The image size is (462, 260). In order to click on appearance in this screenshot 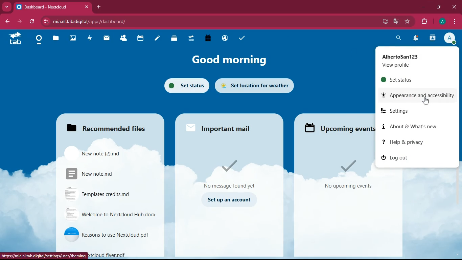, I will do `click(418, 94)`.